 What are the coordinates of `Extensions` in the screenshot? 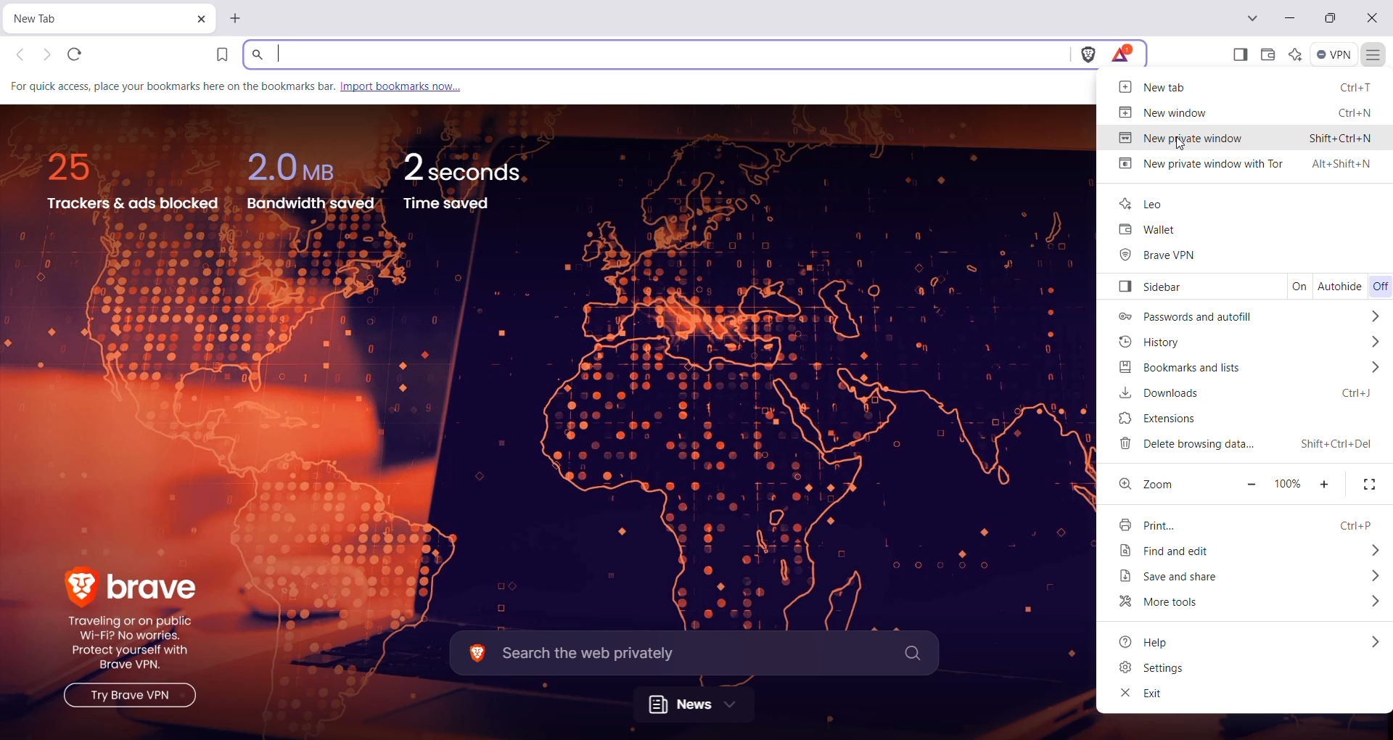 It's located at (1171, 418).